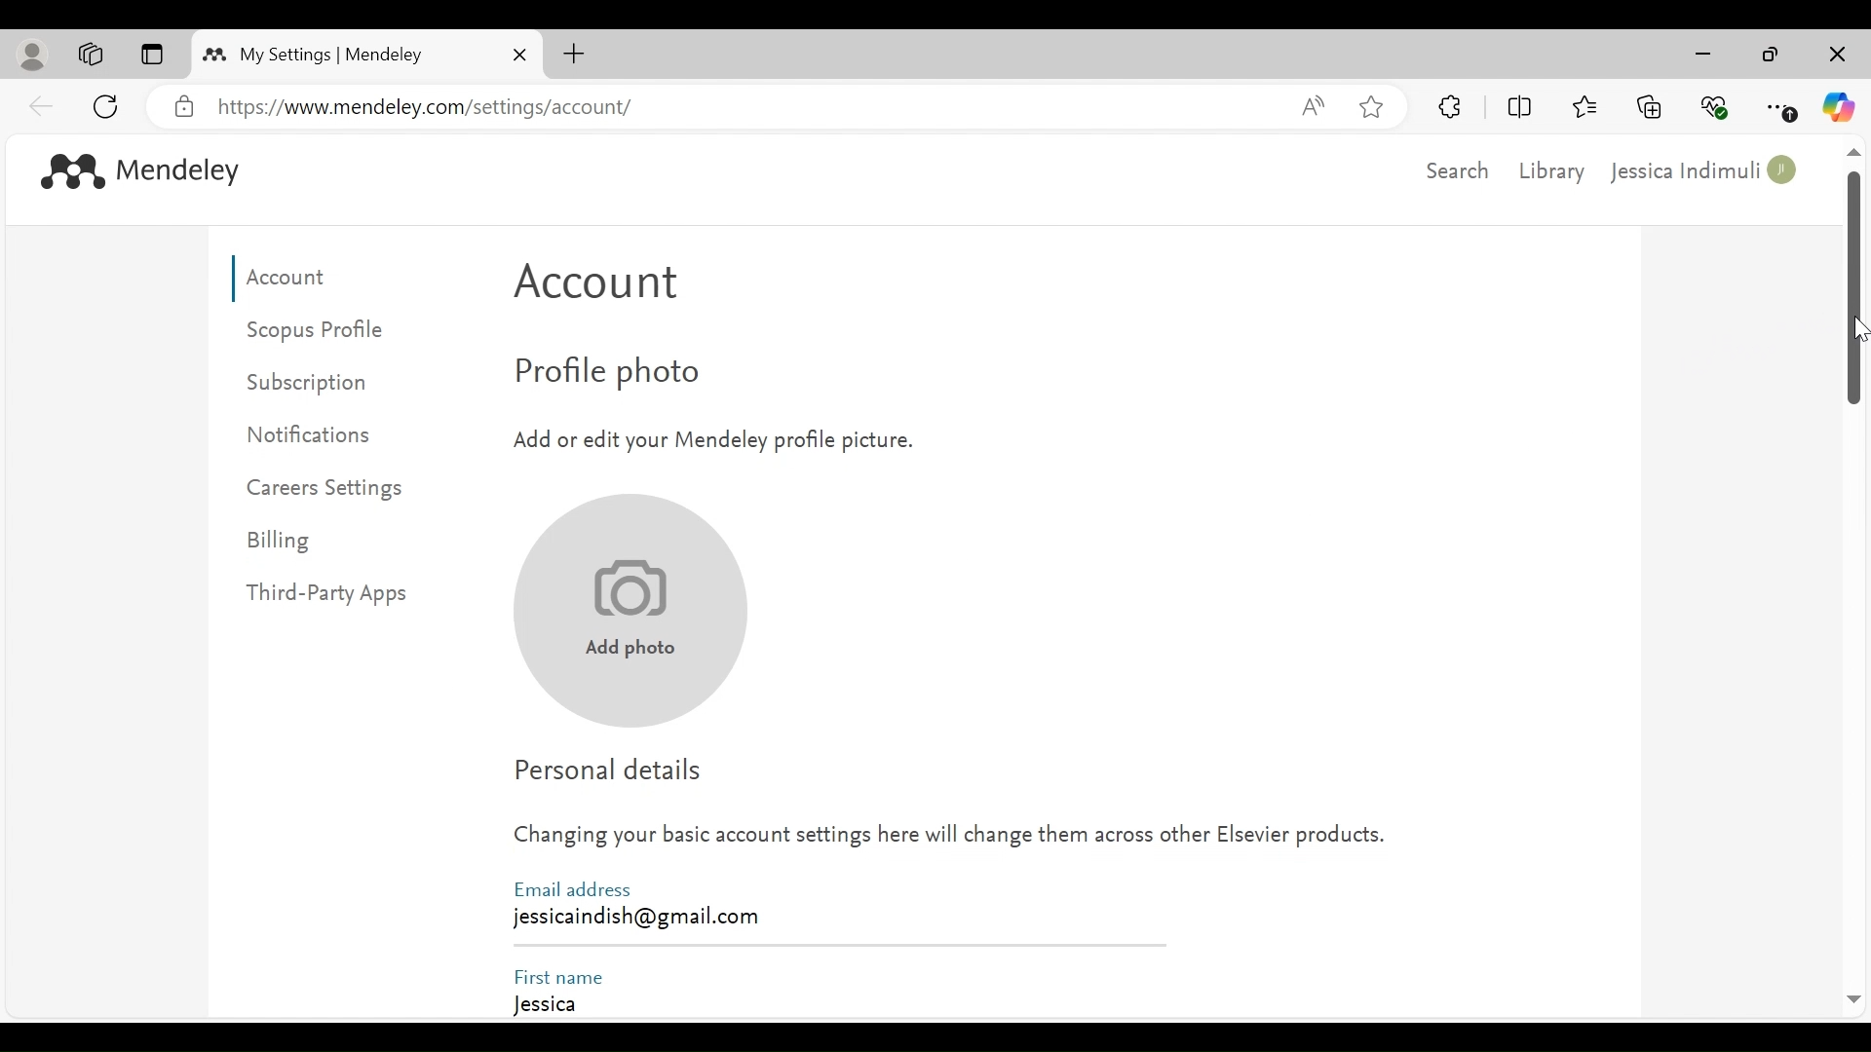 The width and height of the screenshot is (1871, 1052). I want to click on library, so click(1554, 171).